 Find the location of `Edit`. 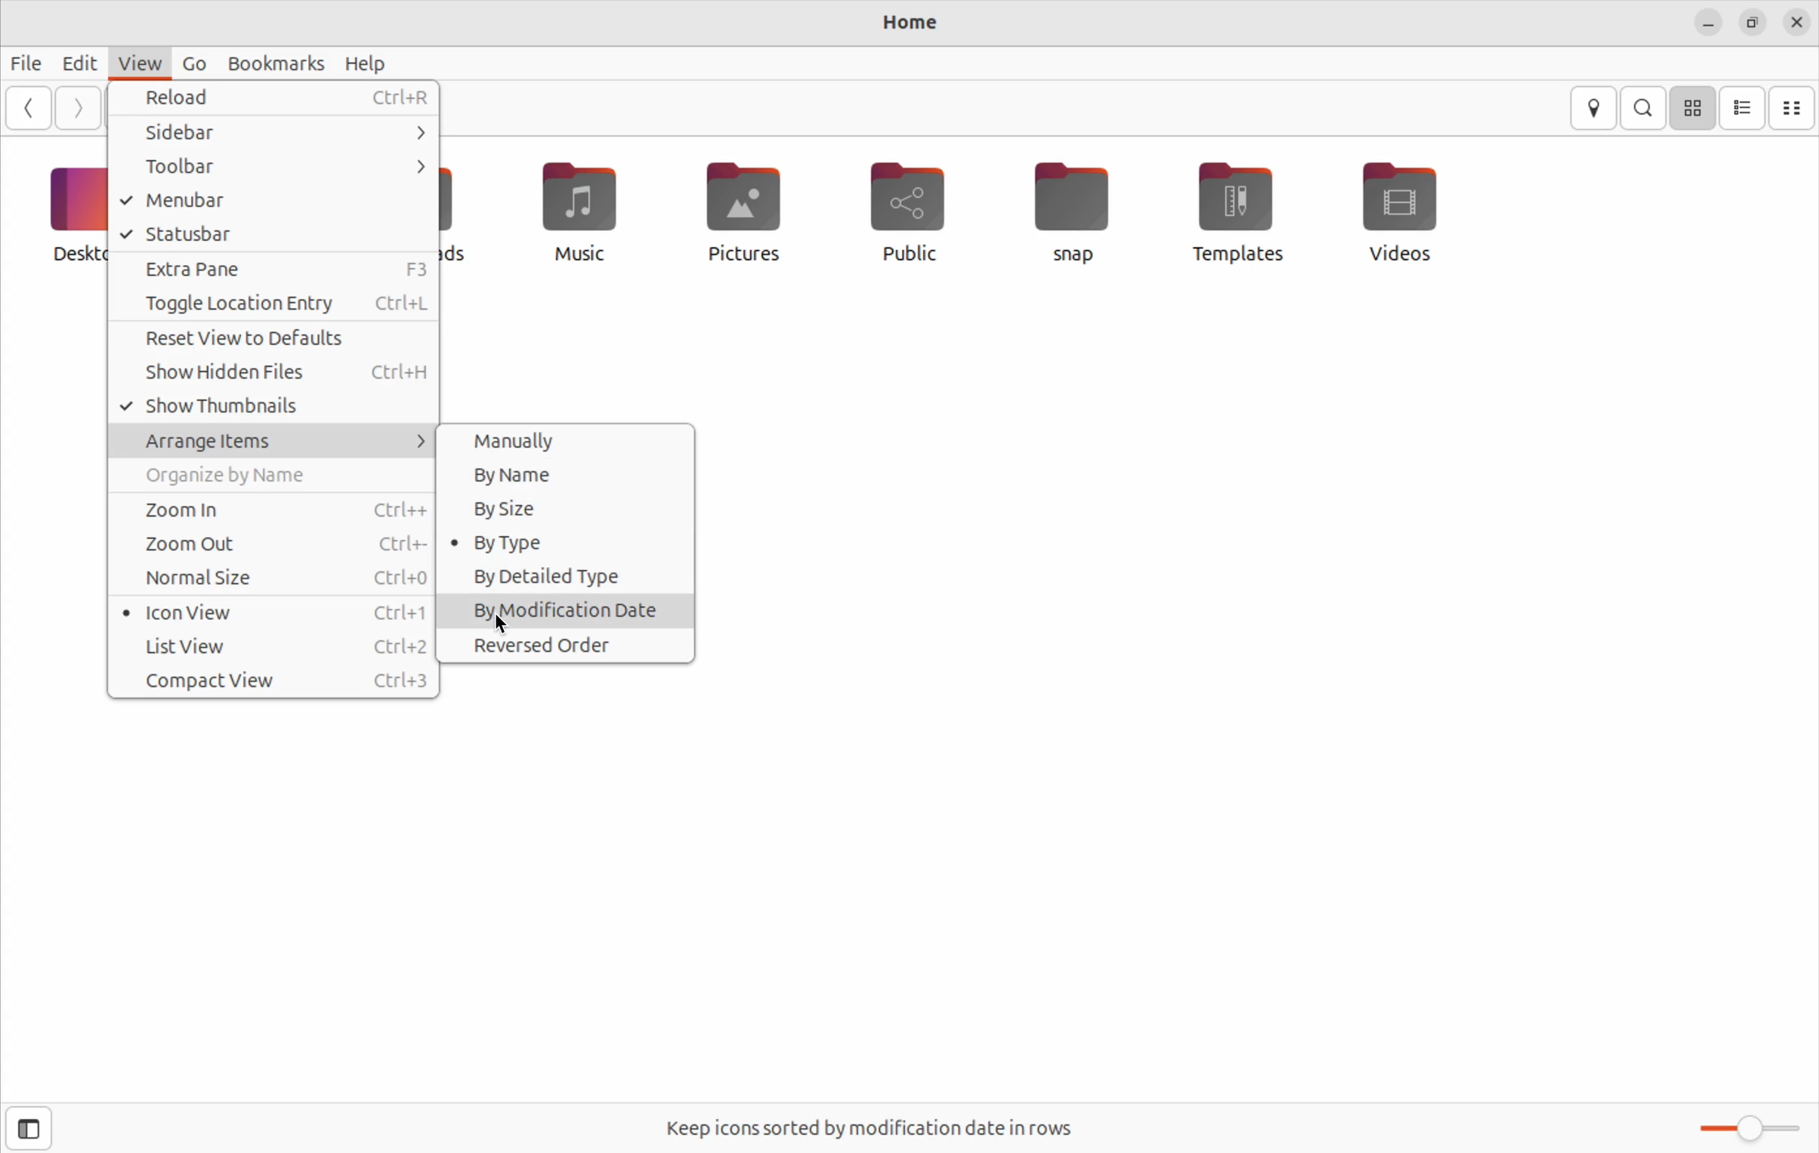

Edit is located at coordinates (78, 63).